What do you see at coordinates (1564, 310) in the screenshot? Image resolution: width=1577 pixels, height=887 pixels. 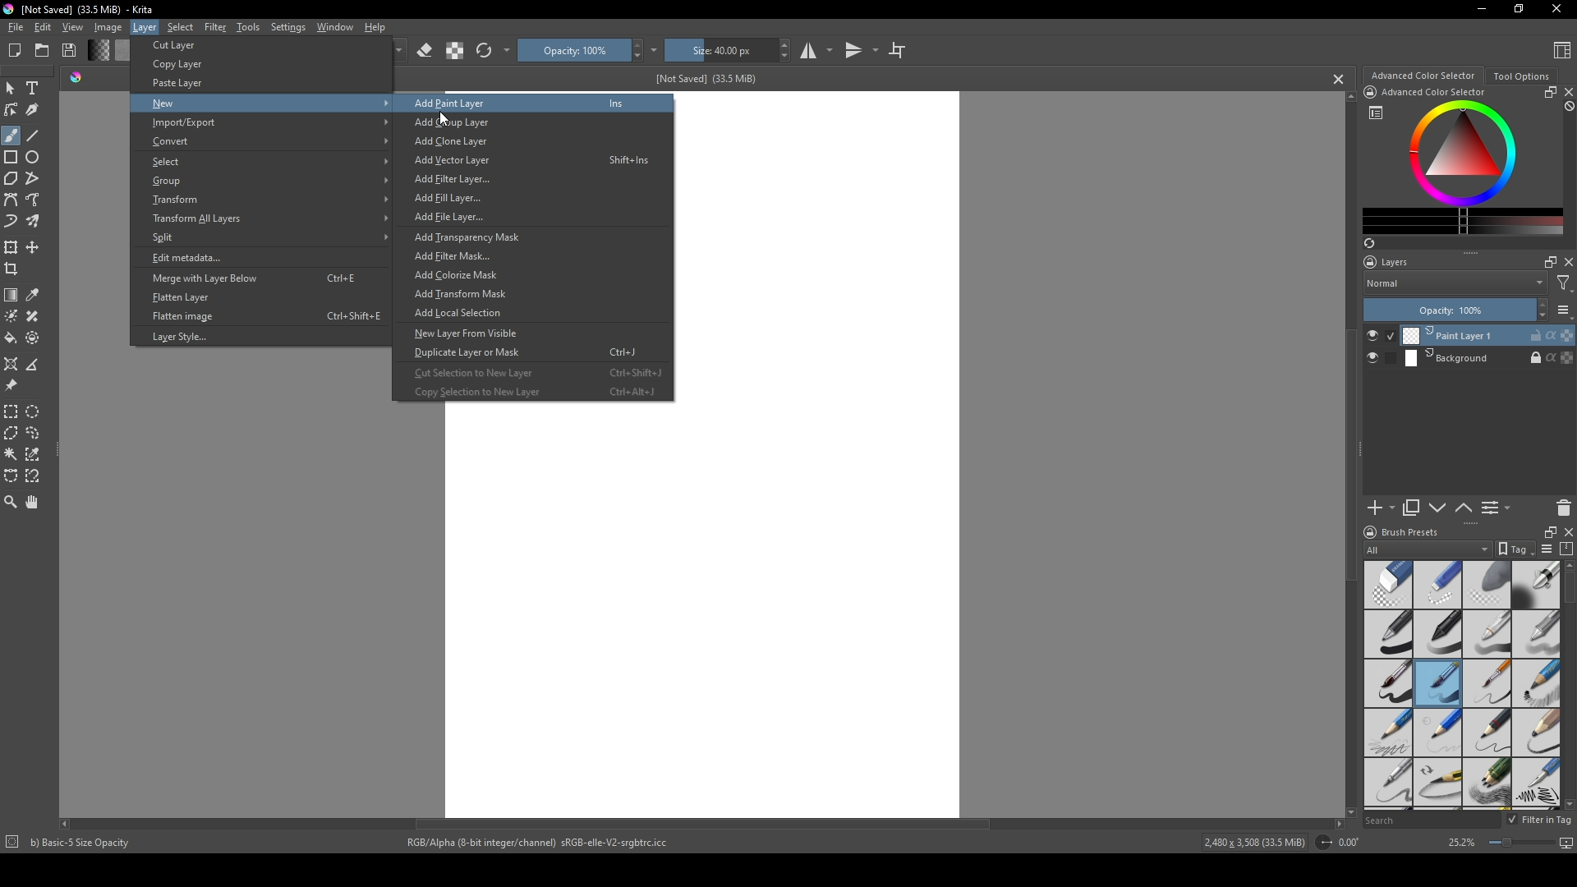 I see `list` at bounding box center [1564, 310].